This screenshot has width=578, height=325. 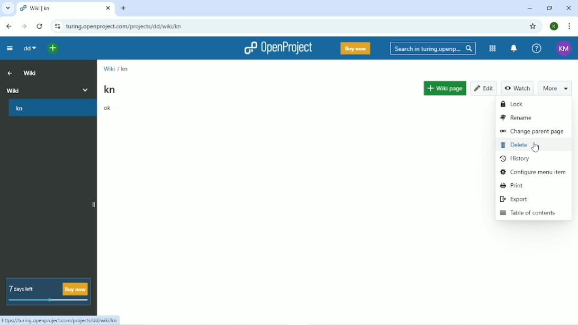 I want to click on Print, so click(x=513, y=185).